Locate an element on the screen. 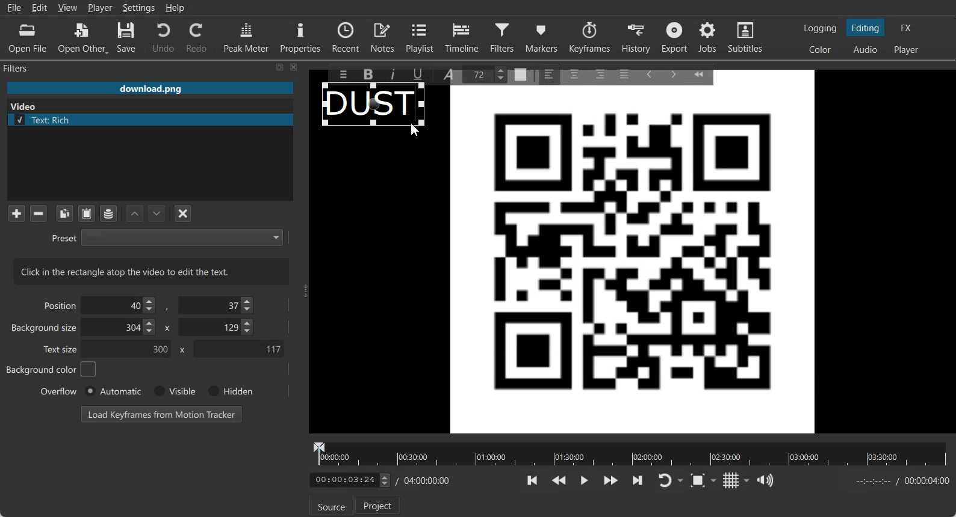 This screenshot has height=517, width=956. Move Filter Down is located at coordinates (157, 213).